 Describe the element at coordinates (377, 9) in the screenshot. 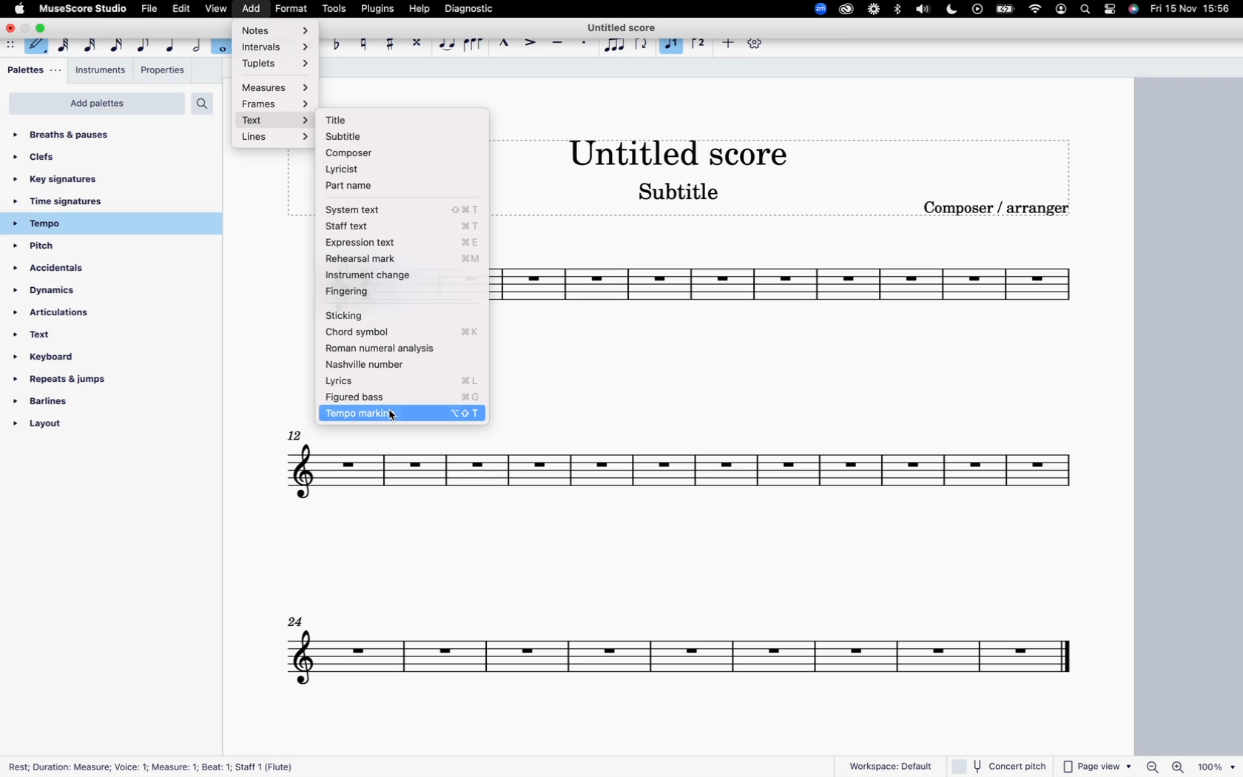

I see `plugins` at that location.